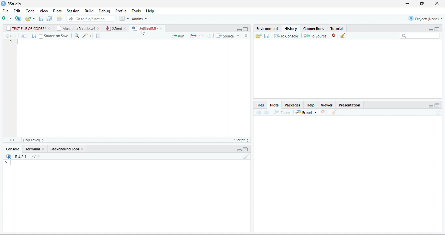 This screenshot has height=235, width=445. Describe the element at coordinates (64, 149) in the screenshot. I see `Background Jobs` at that location.